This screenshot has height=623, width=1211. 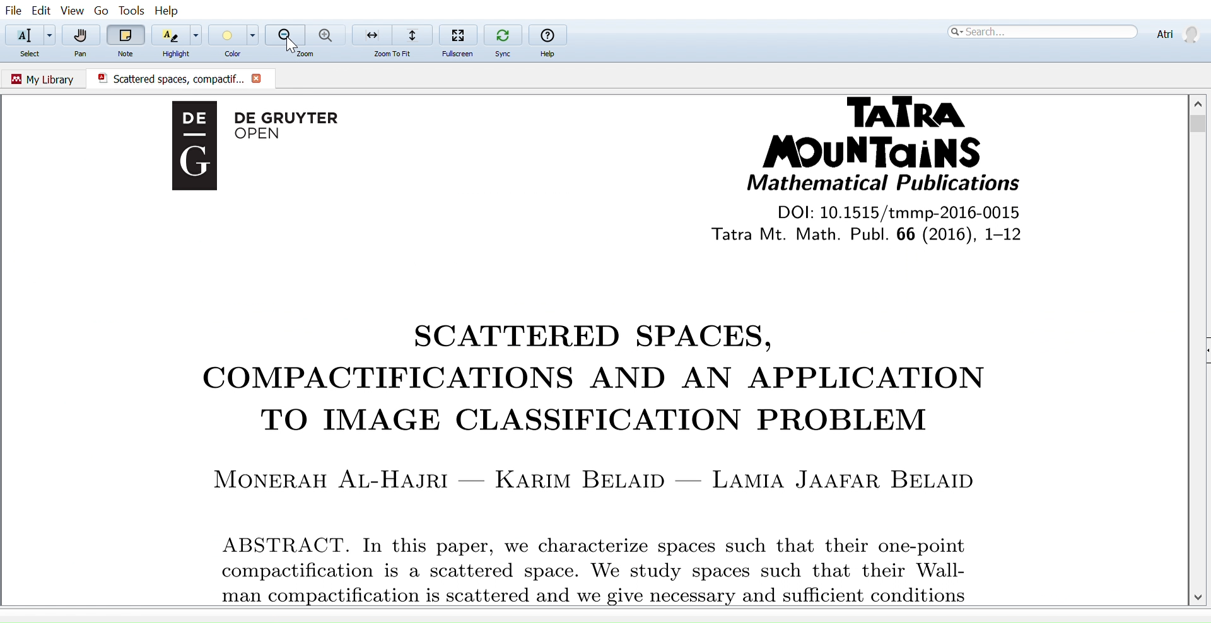 What do you see at coordinates (455, 54) in the screenshot?
I see `Fullscreen` at bounding box center [455, 54].